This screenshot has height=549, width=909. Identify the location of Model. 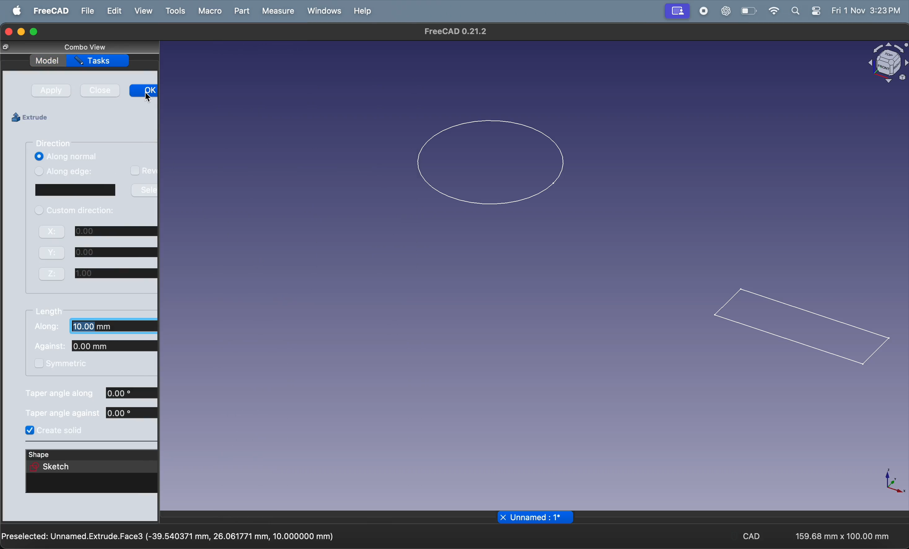
(47, 60).